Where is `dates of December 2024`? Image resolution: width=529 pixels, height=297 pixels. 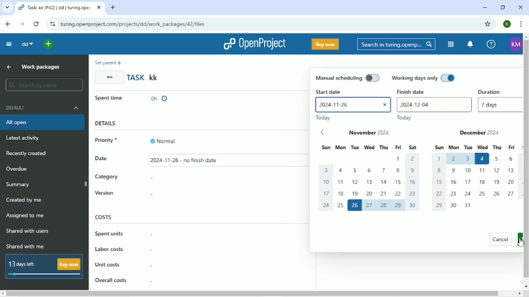 dates of December 2024 is located at coordinates (476, 182).